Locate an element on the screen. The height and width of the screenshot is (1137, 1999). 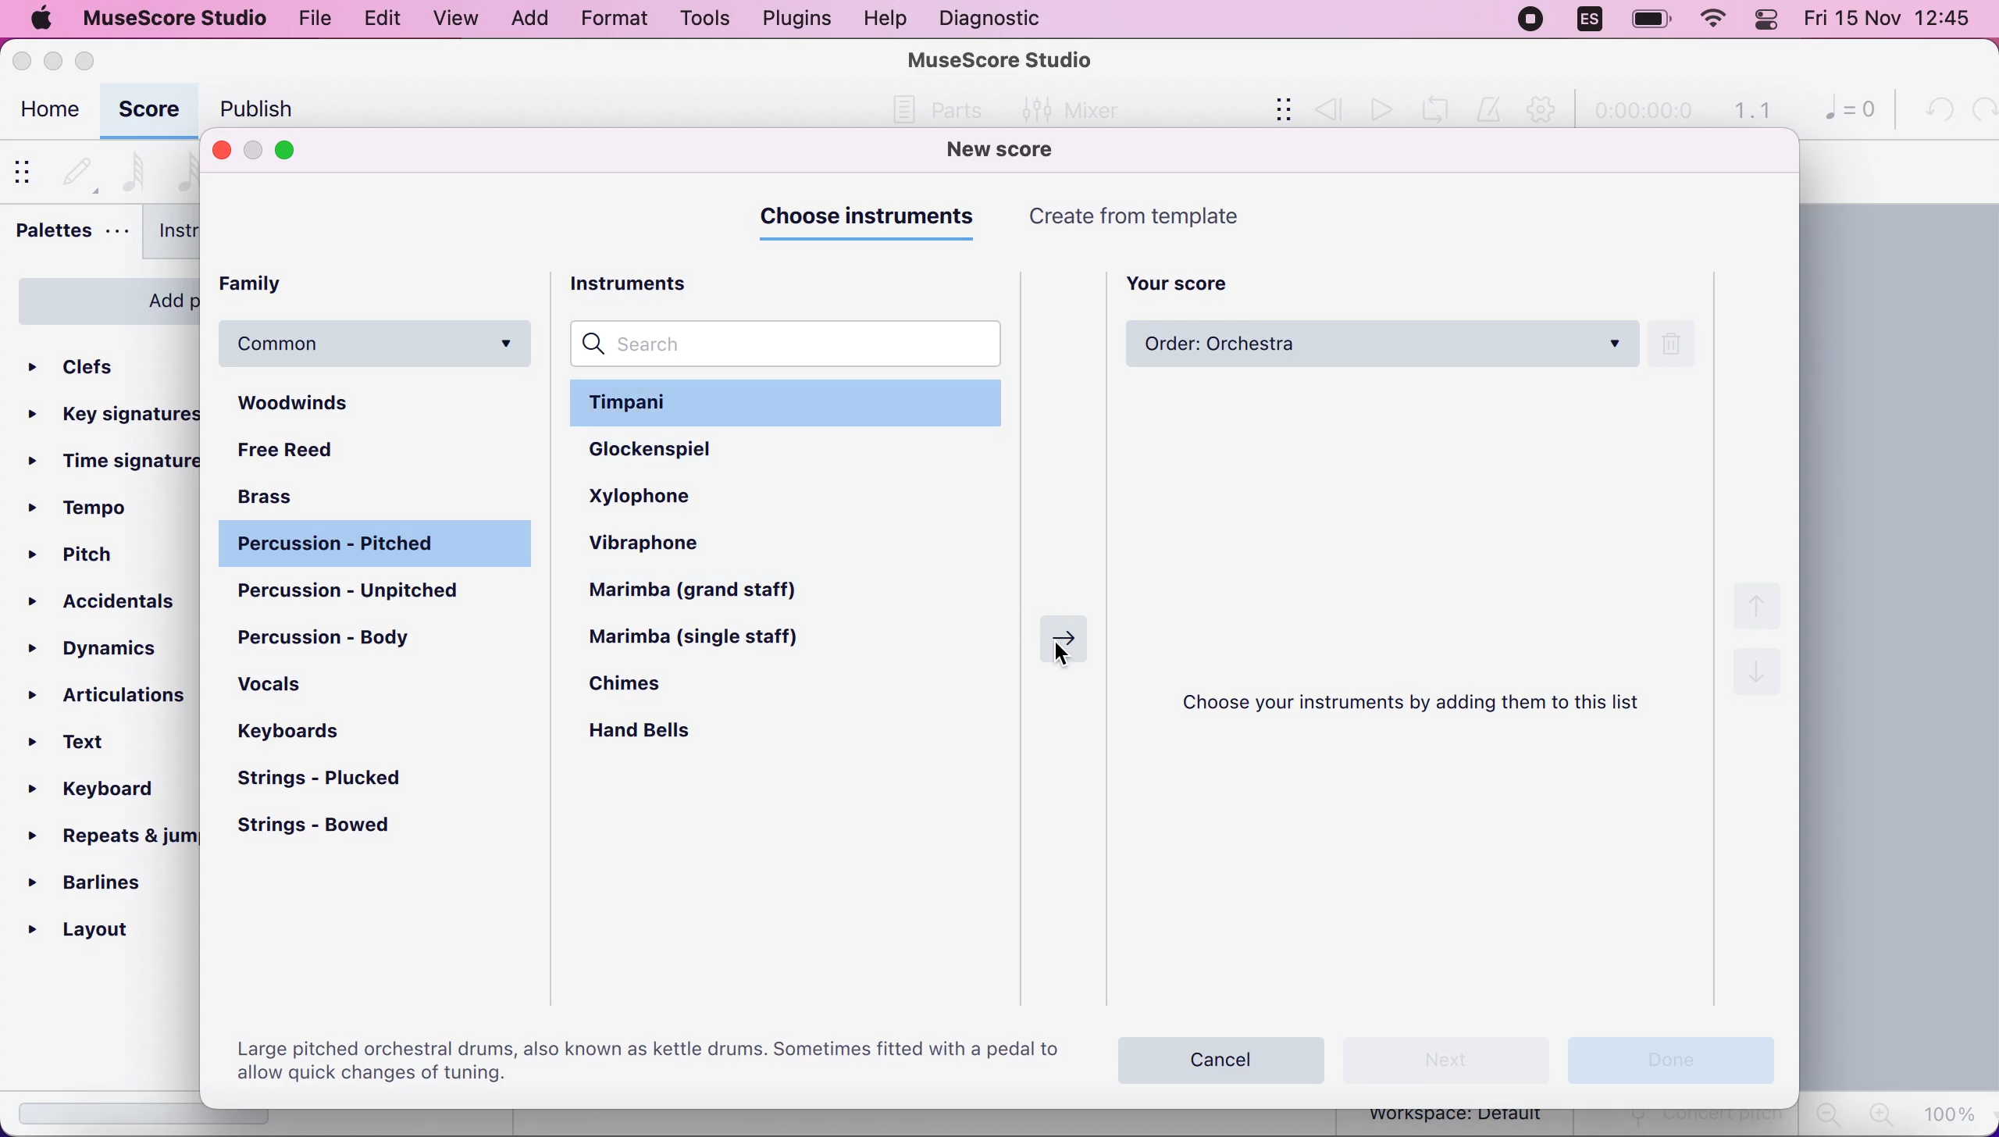
redo is located at coordinates (1980, 110).